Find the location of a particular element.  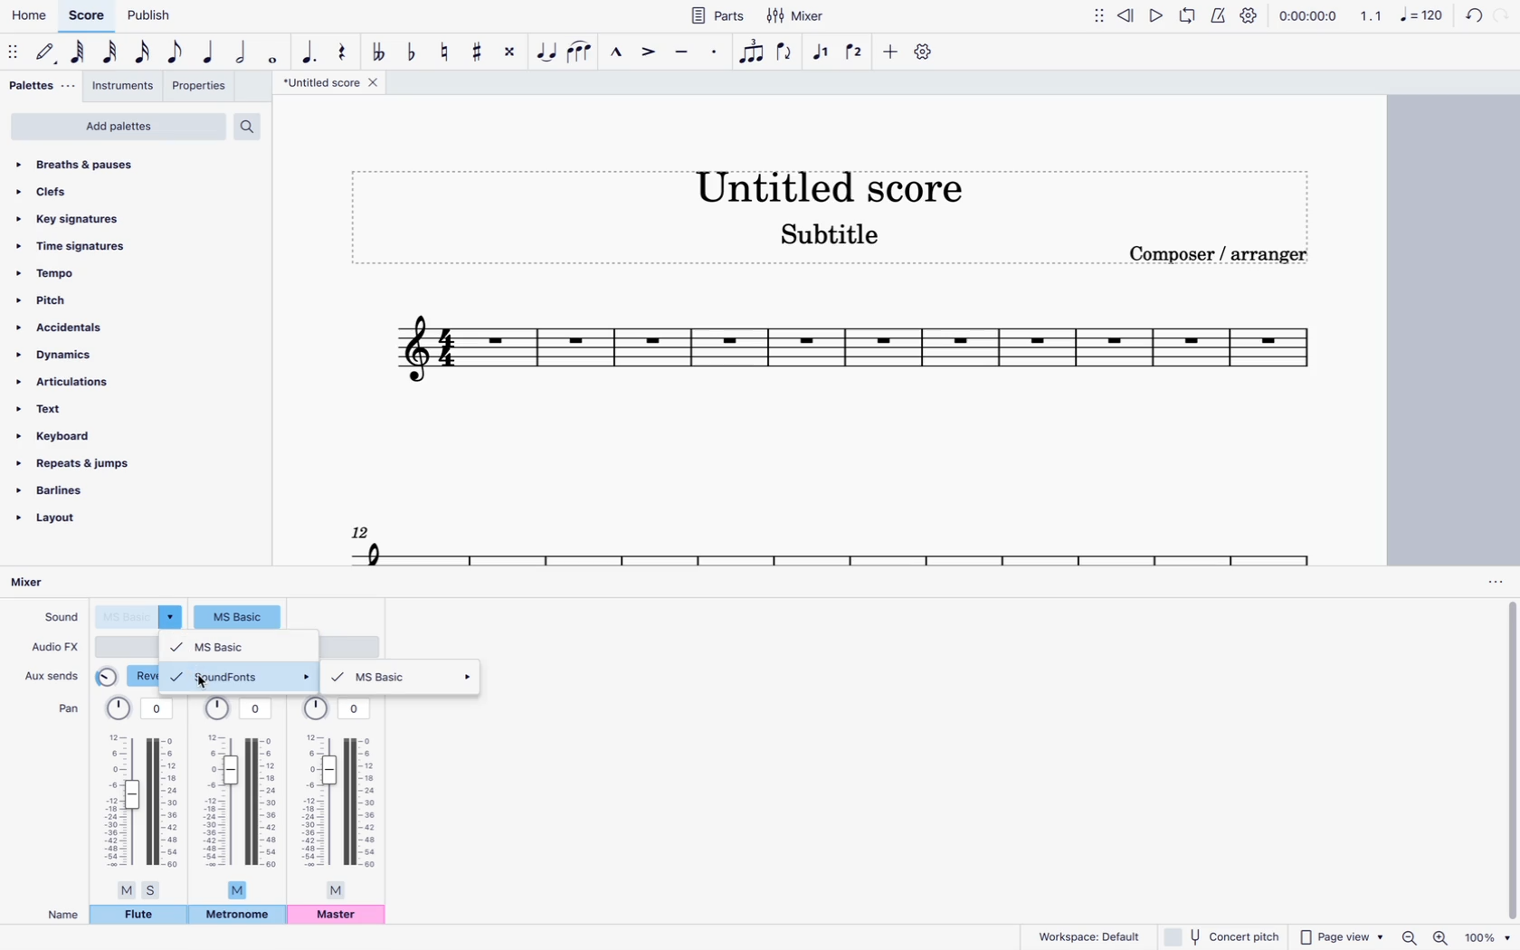

msbasic  is located at coordinates (239, 646).